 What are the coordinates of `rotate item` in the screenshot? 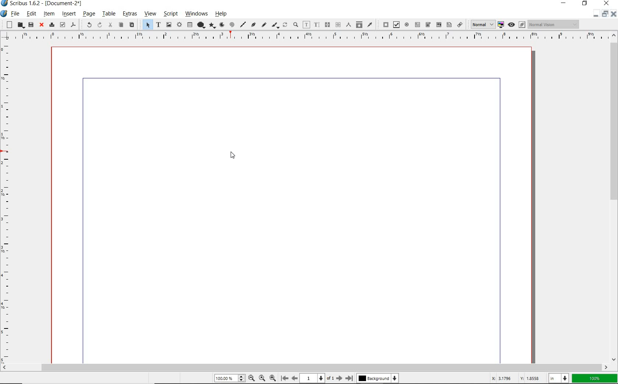 It's located at (285, 25).